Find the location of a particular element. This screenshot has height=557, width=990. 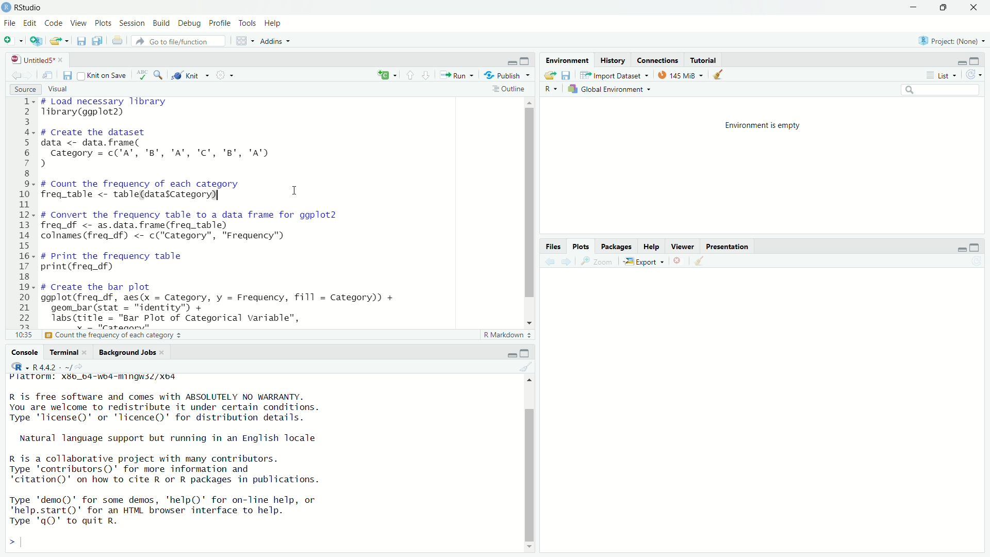

outline is located at coordinates (509, 89).